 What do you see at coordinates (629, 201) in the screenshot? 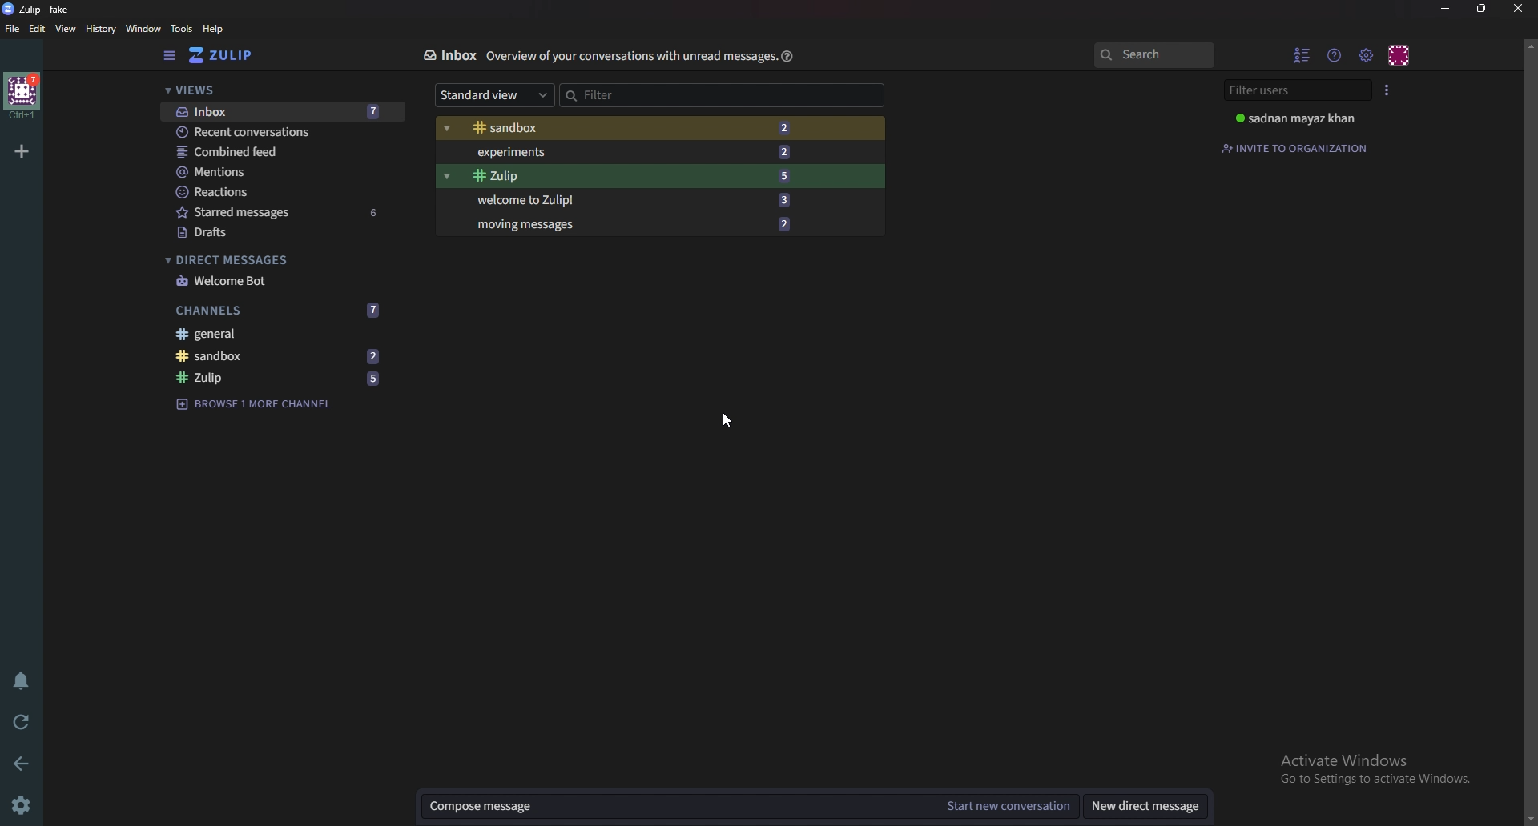
I see `Welcome to Zulip` at bounding box center [629, 201].